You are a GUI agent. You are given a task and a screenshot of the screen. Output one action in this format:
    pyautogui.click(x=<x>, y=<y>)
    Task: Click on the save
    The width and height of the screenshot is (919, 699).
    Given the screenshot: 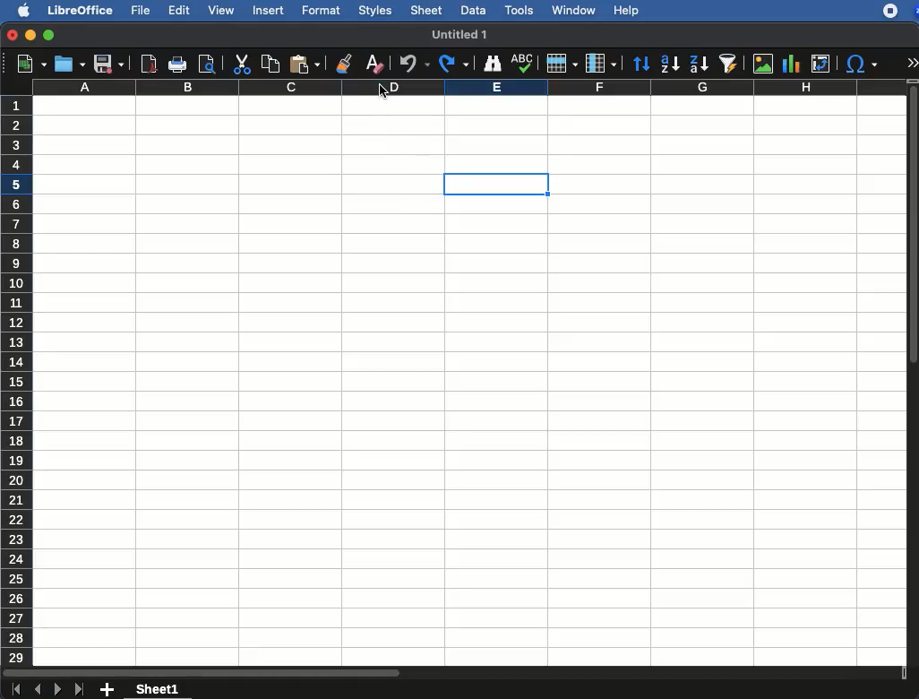 What is the action you would take?
    pyautogui.click(x=107, y=65)
    